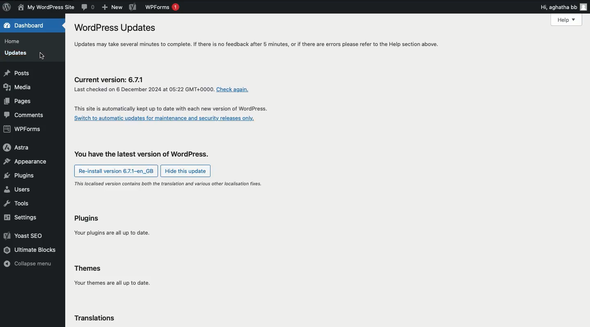 This screenshot has height=327, width=590. I want to click on Yoast, so click(26, 237).